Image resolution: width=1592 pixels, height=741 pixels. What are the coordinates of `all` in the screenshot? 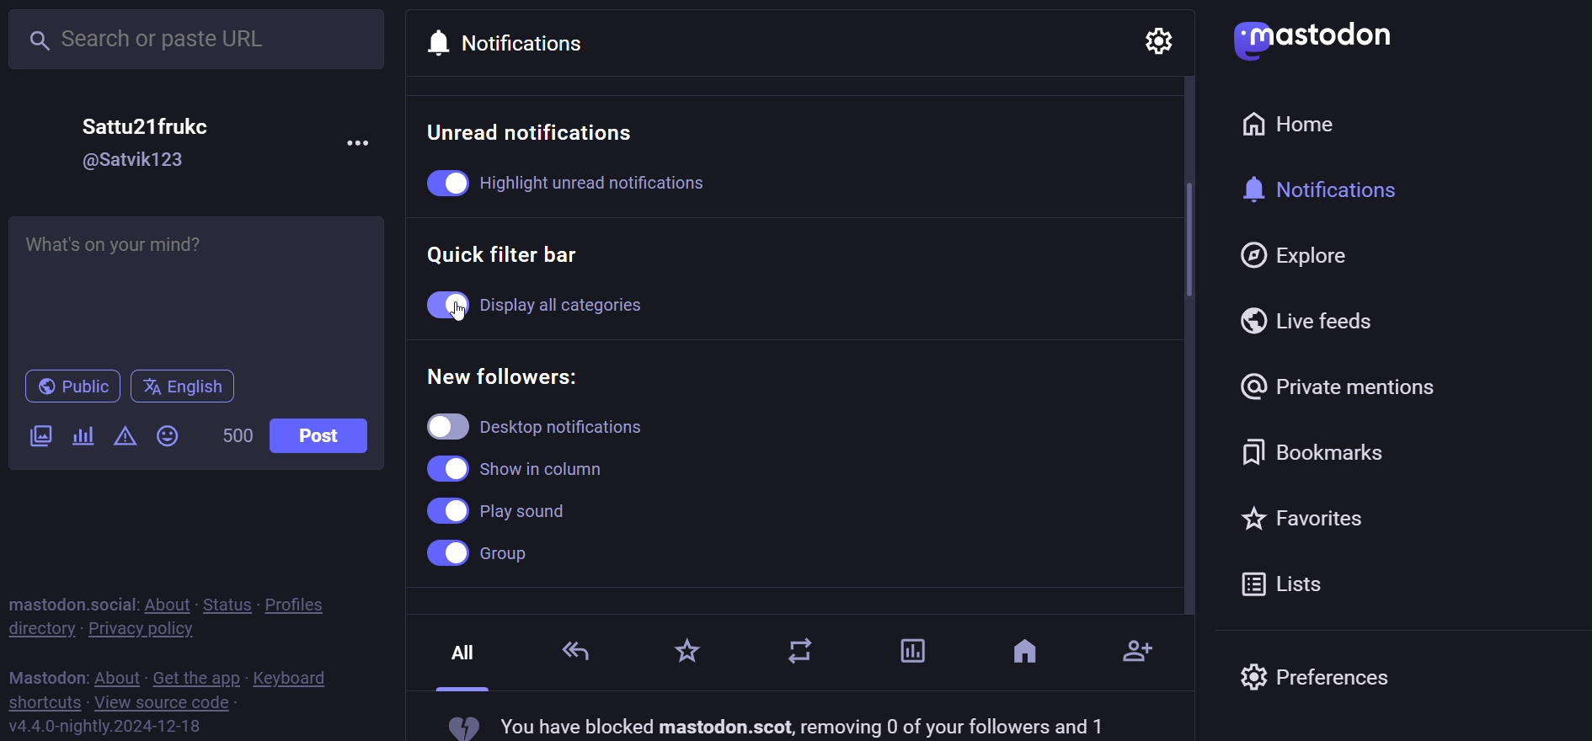 It's located at (462, 662).